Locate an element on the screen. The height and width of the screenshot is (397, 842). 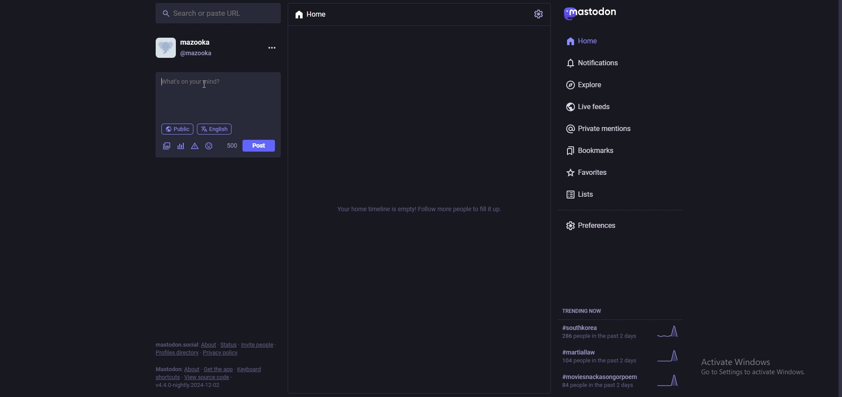
shortcuts is located at coordinates (167, 378).